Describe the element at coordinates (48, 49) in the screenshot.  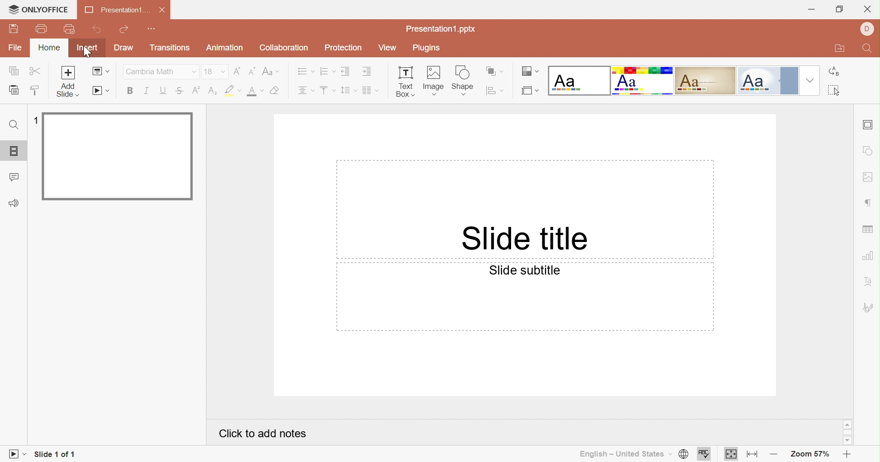
I see `Home` at that location.